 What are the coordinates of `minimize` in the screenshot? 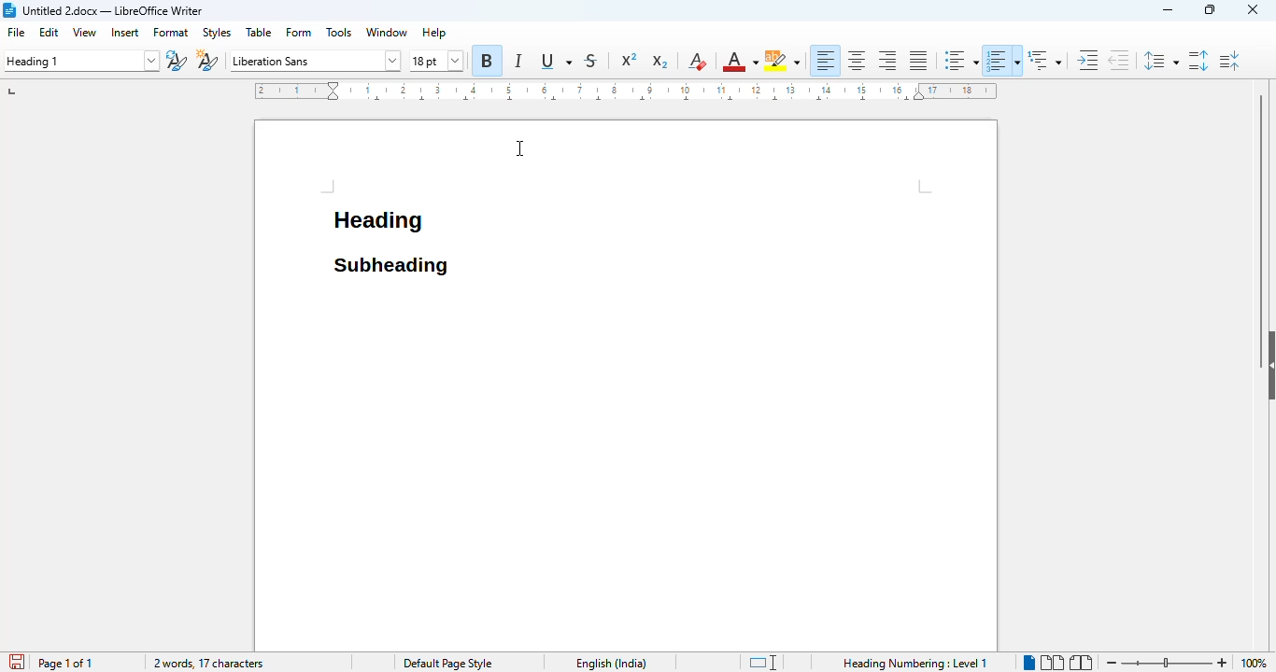 It's located at (1169, 10).